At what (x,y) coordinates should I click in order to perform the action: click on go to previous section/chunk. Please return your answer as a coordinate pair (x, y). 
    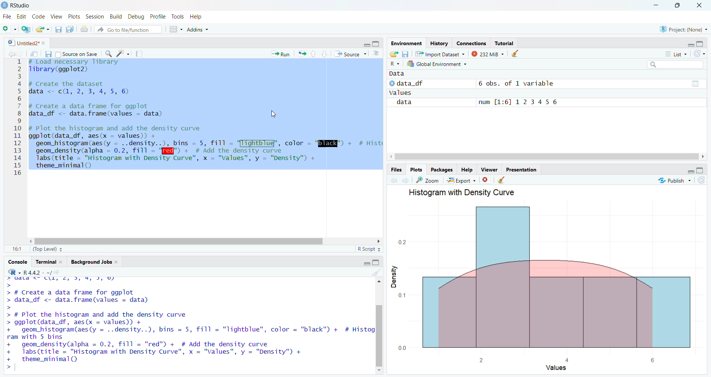
    Looking at the image, I should click on (313, 54).